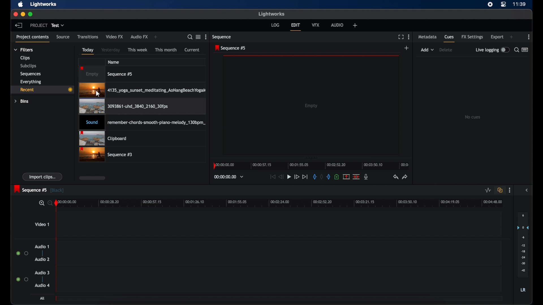  I want to click on lightworks, so click(272, 14).